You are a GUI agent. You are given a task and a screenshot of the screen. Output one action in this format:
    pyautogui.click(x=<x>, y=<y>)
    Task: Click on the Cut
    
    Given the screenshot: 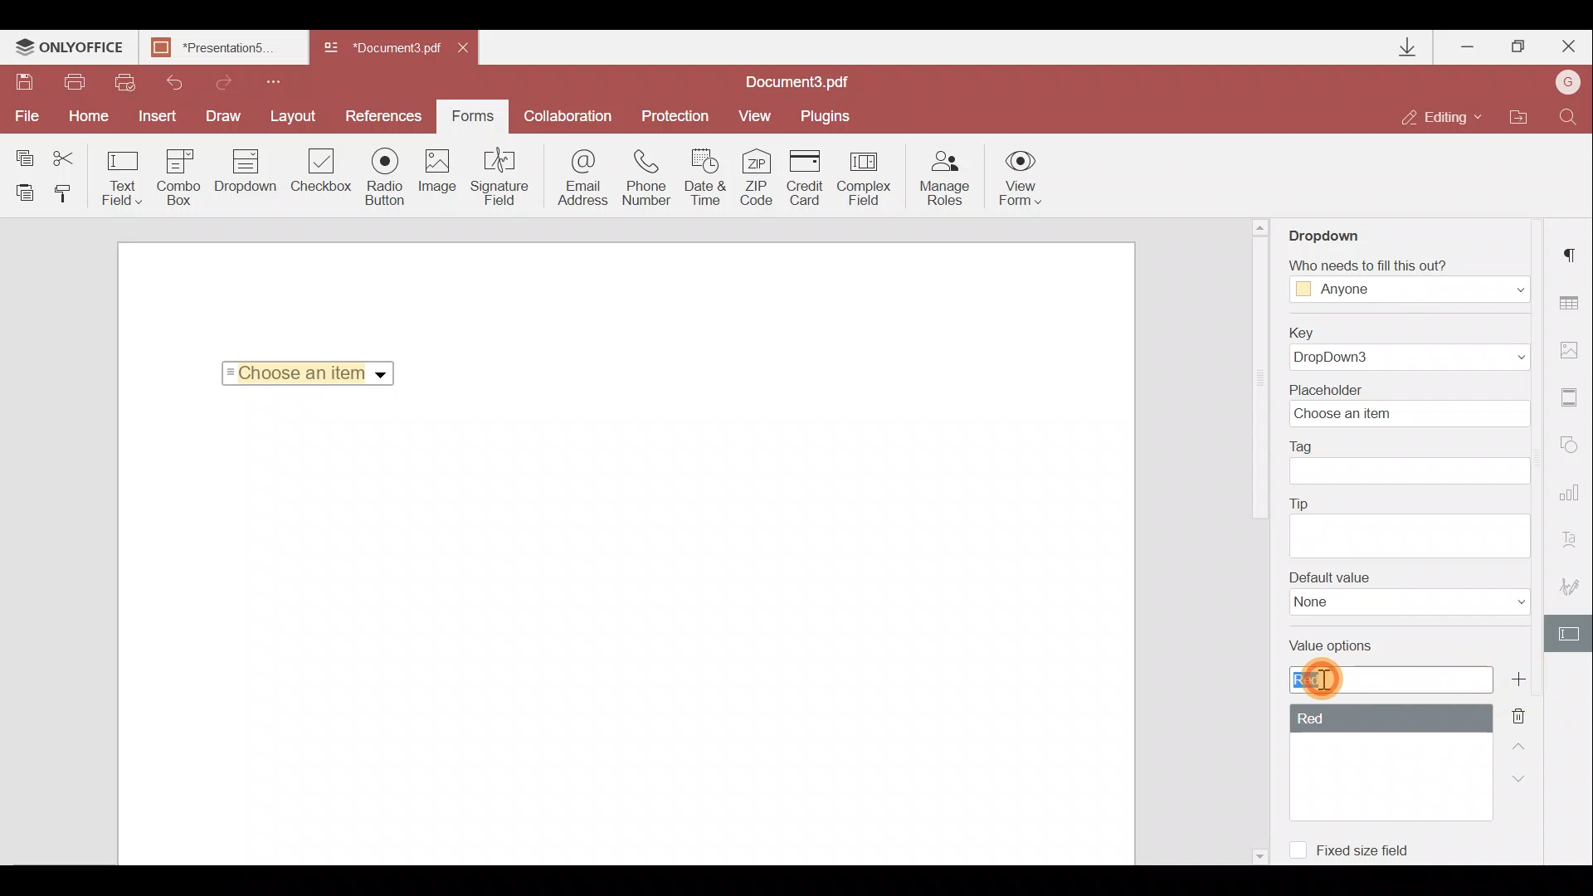 What is the action you would take?
    pyautogui.click(x=66, y=153)
    